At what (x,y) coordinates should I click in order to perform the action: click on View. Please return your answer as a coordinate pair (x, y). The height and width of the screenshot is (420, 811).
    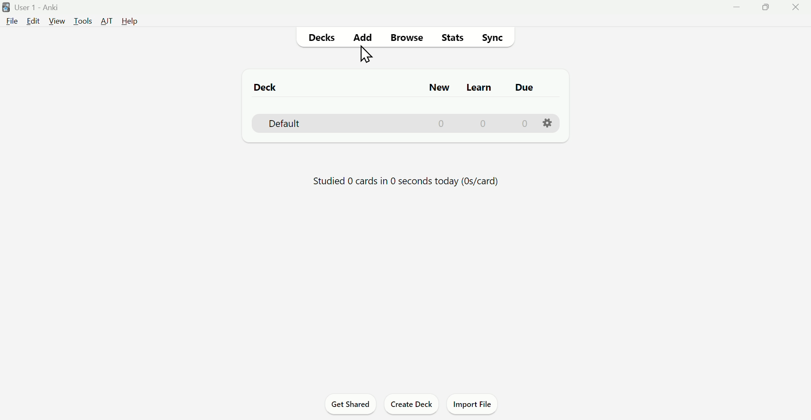
    Looking at the image, I should click on (56, 22).